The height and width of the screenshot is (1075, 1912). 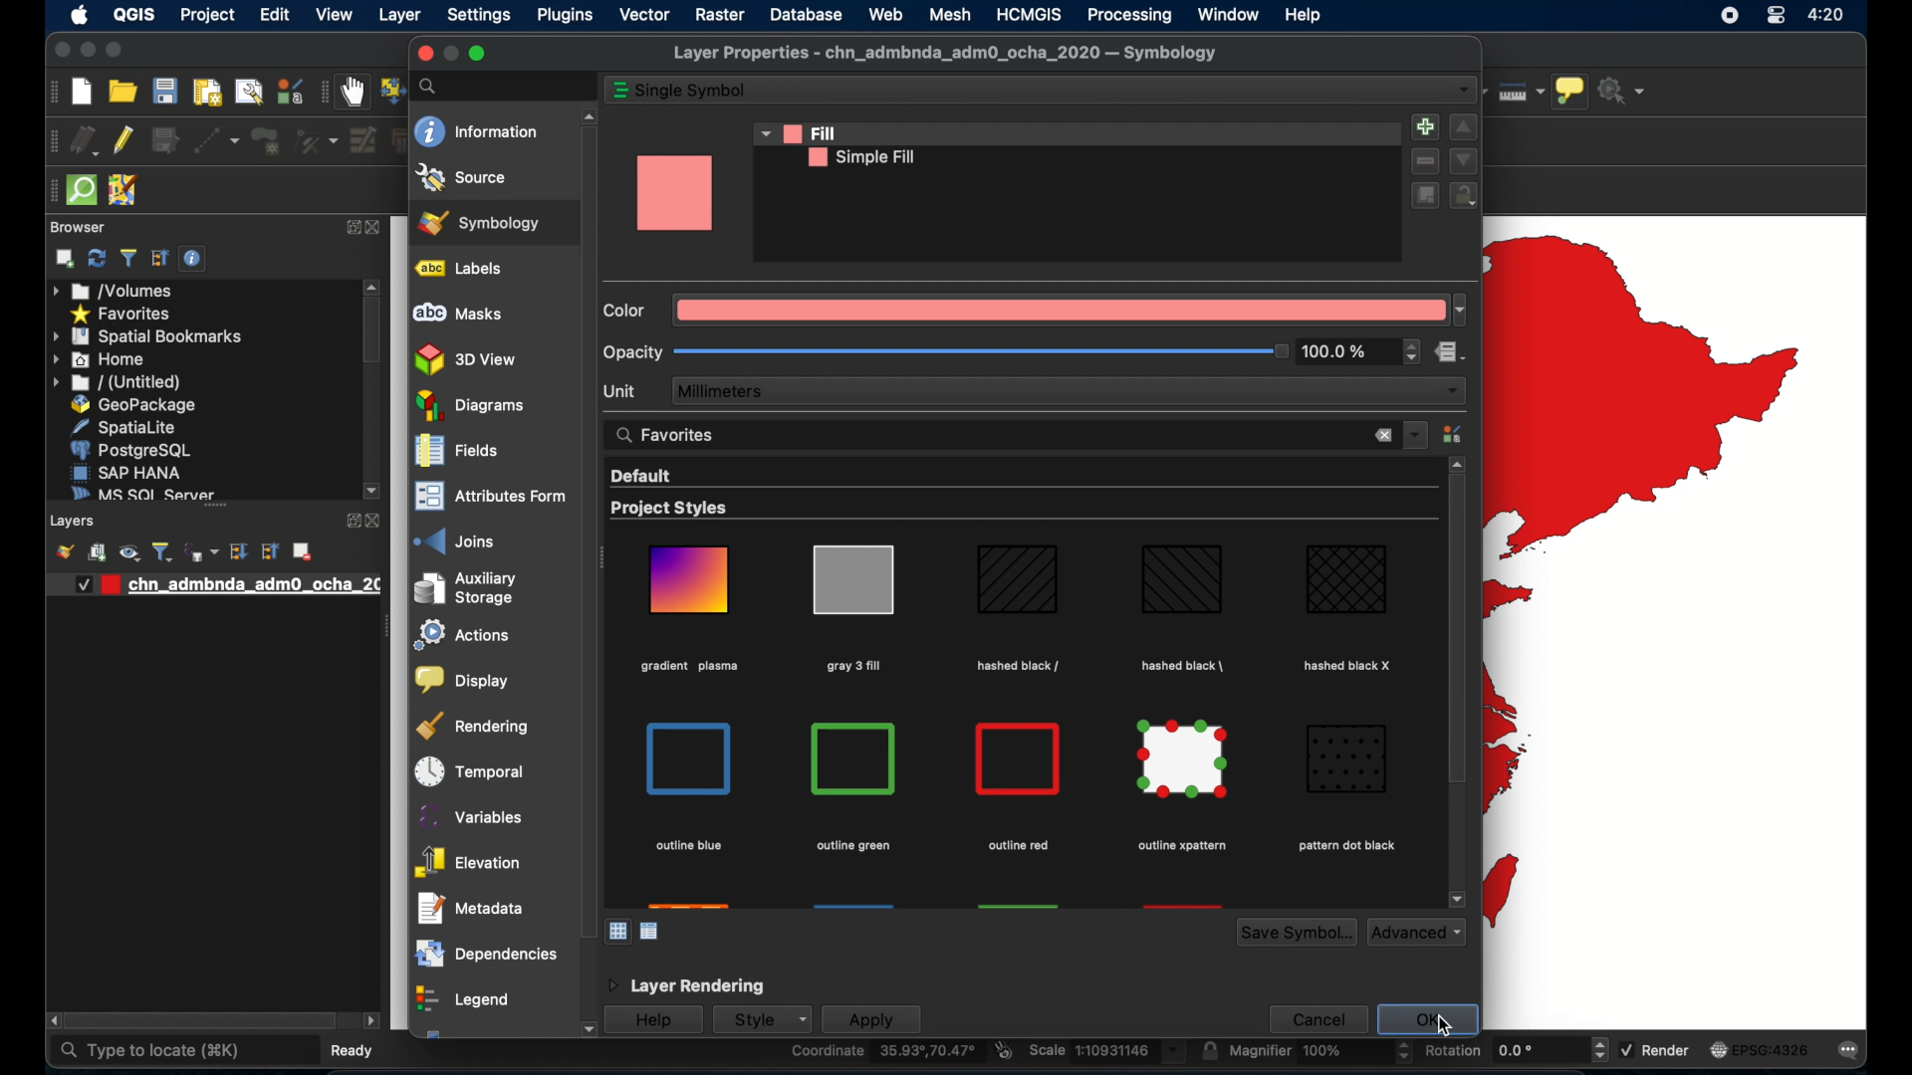 What do you see at coordinates (115, 382) in the screenshot?
I see `untitled menu` at bounding box center [115, 382].